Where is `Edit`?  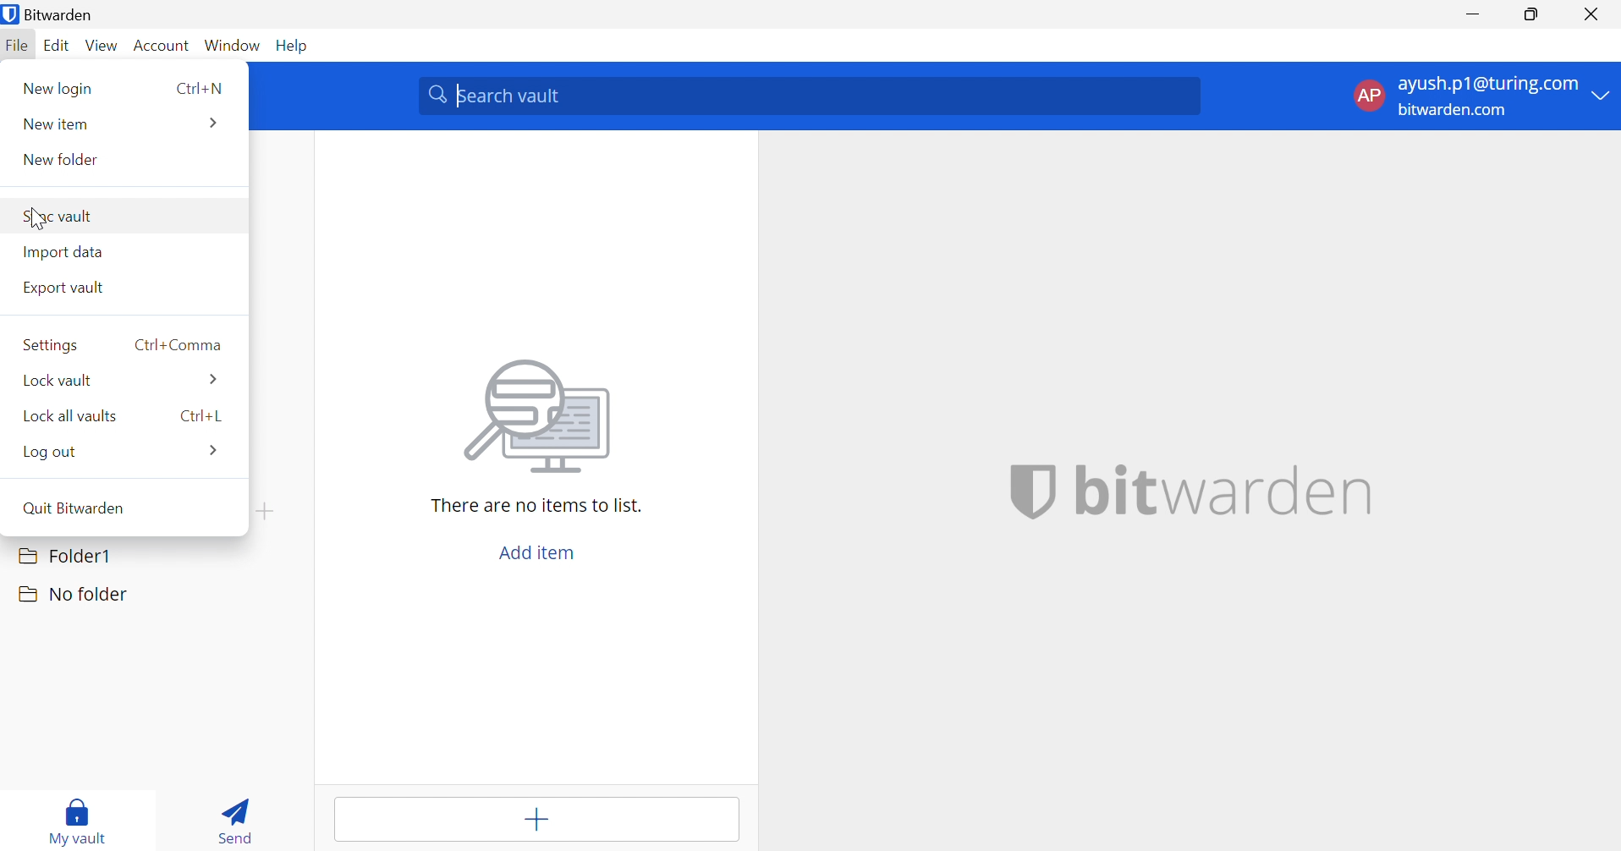 Edit is located at coordinates (58, 46).